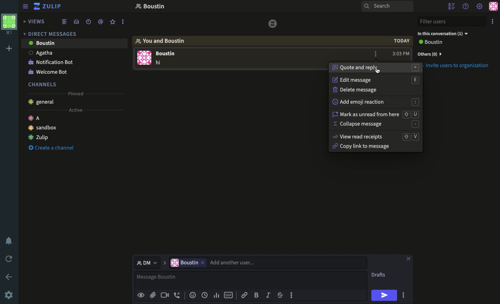 The height and width of the screenshot is (304, 500). I want to click on A, so click(36, 118).